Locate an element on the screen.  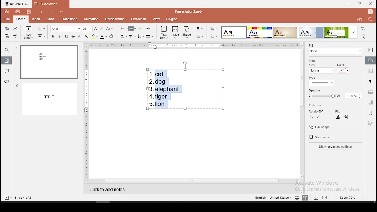
slide 1 of 2 is located at coordinates (22, 198).